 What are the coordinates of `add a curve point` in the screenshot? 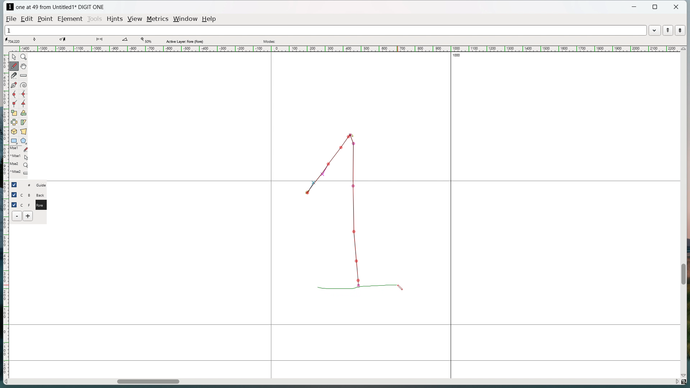 It's located at (14, 94).